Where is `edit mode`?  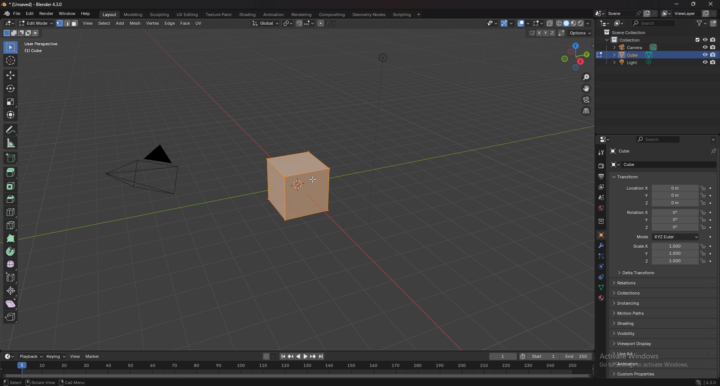 edit mode is located at coordinates (36, 23).